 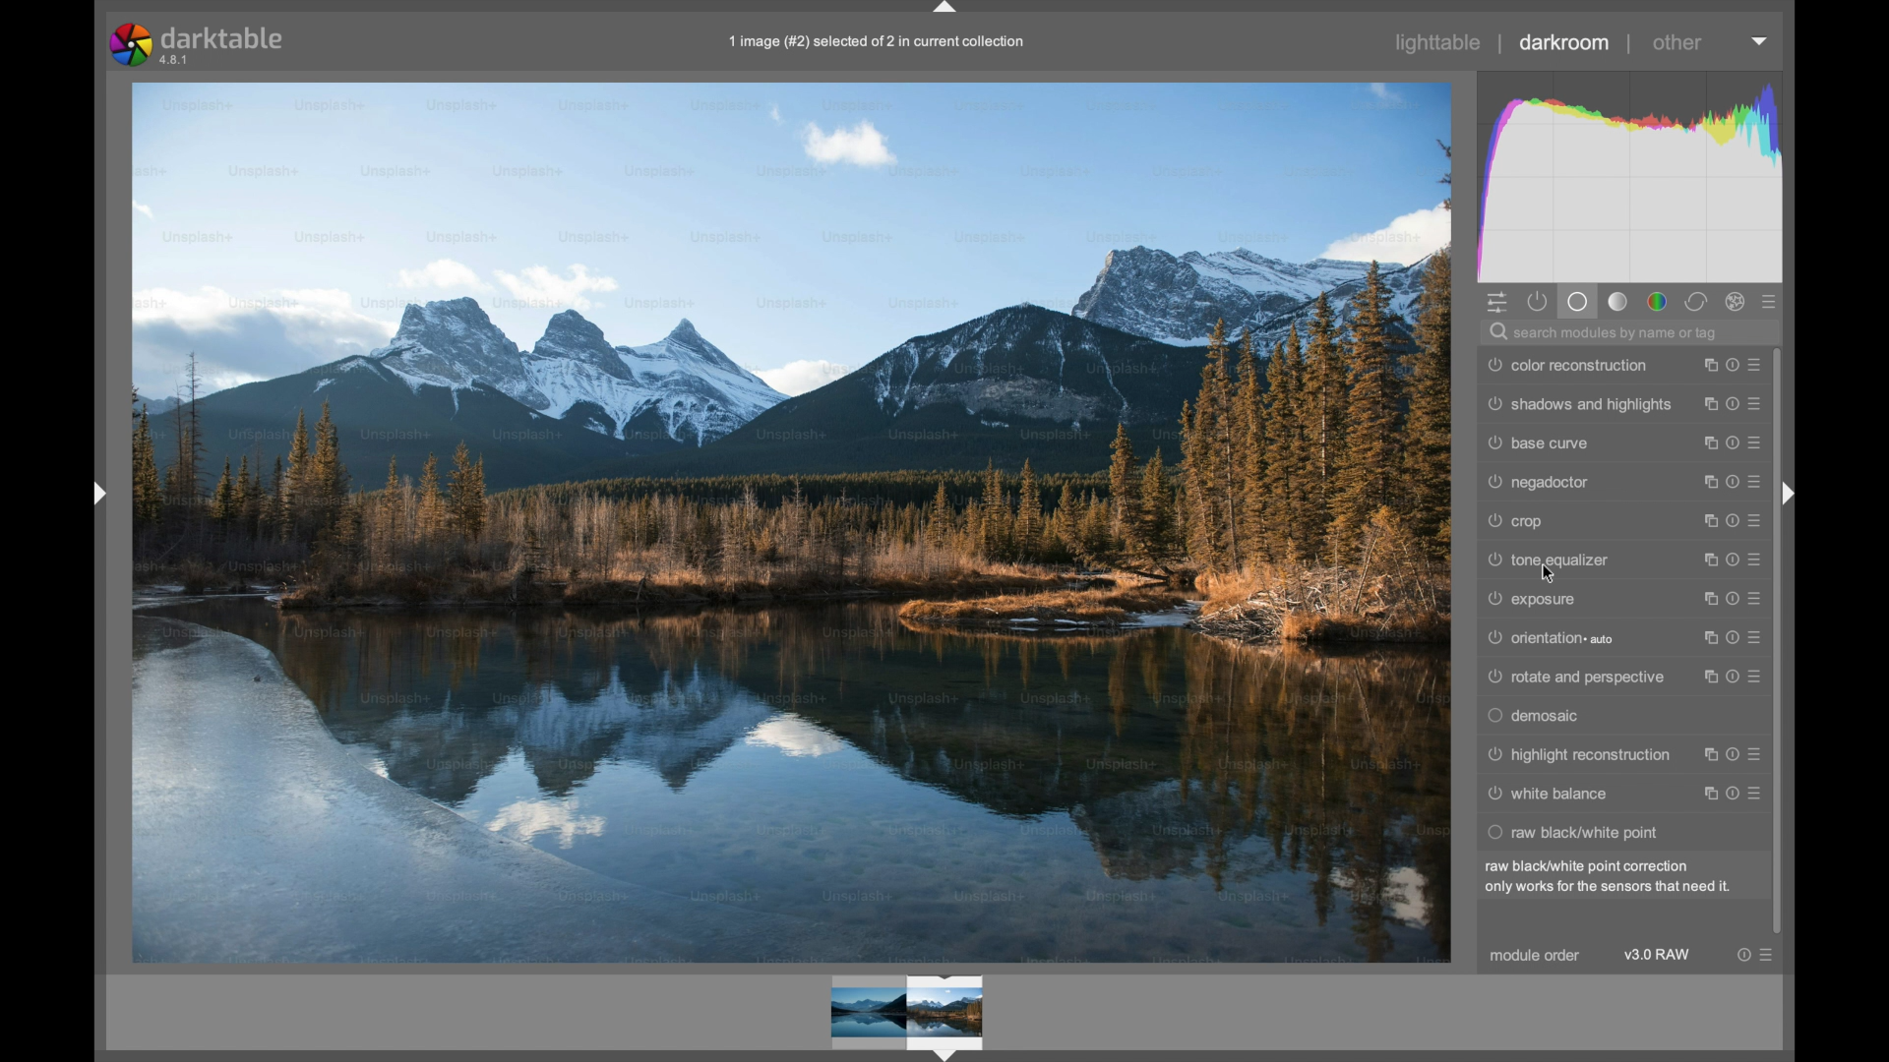 I want to click on reset parameters, so click(x=1733, y=755).